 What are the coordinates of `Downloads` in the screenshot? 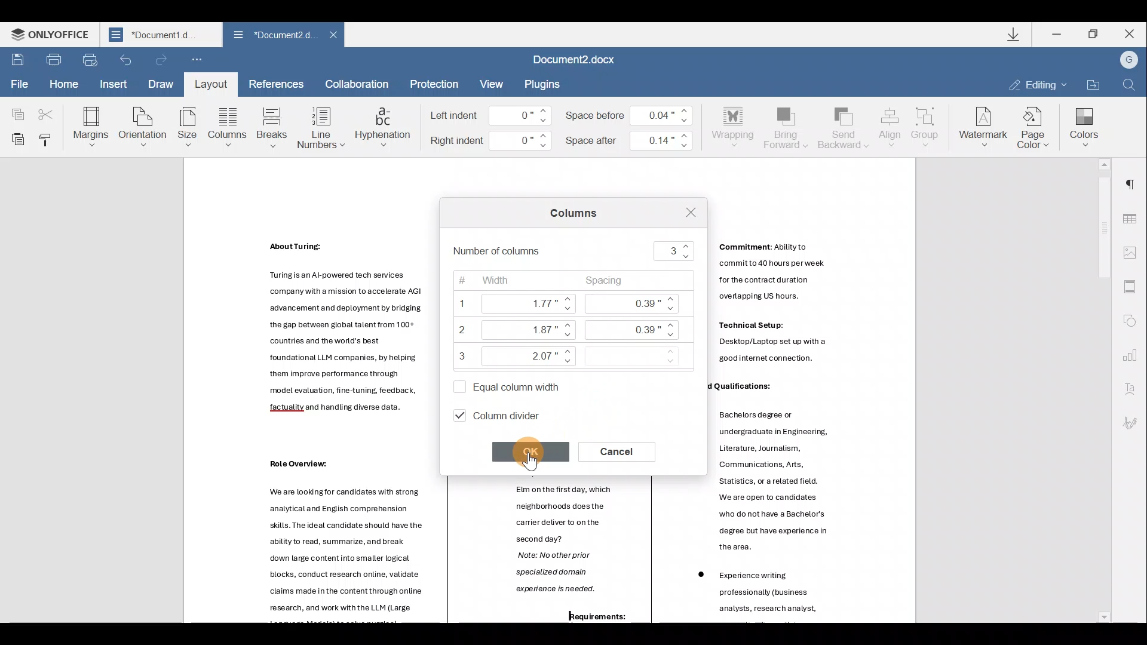 It's located at (1015, 36).